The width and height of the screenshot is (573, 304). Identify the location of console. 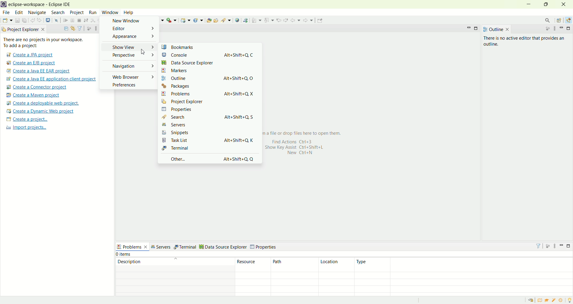
(187, 55).